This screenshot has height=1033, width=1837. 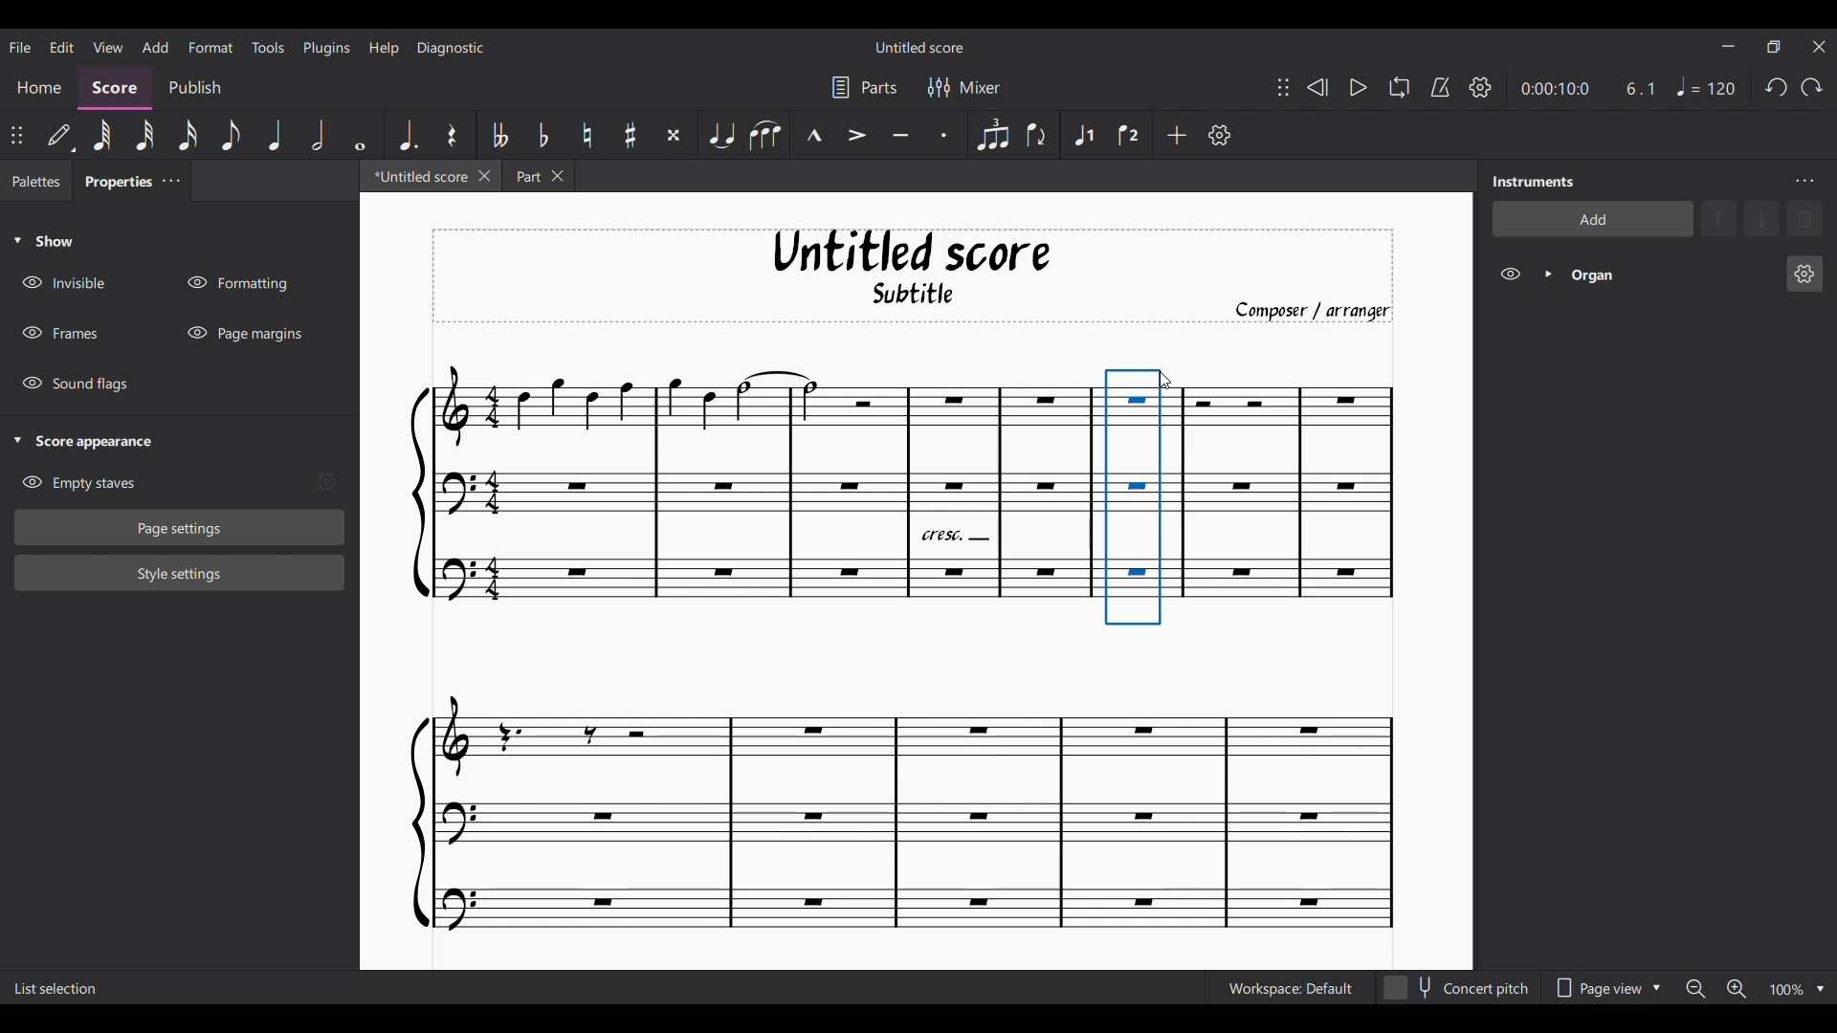 I want to click on Rewind, so click(x=1317, y=87).